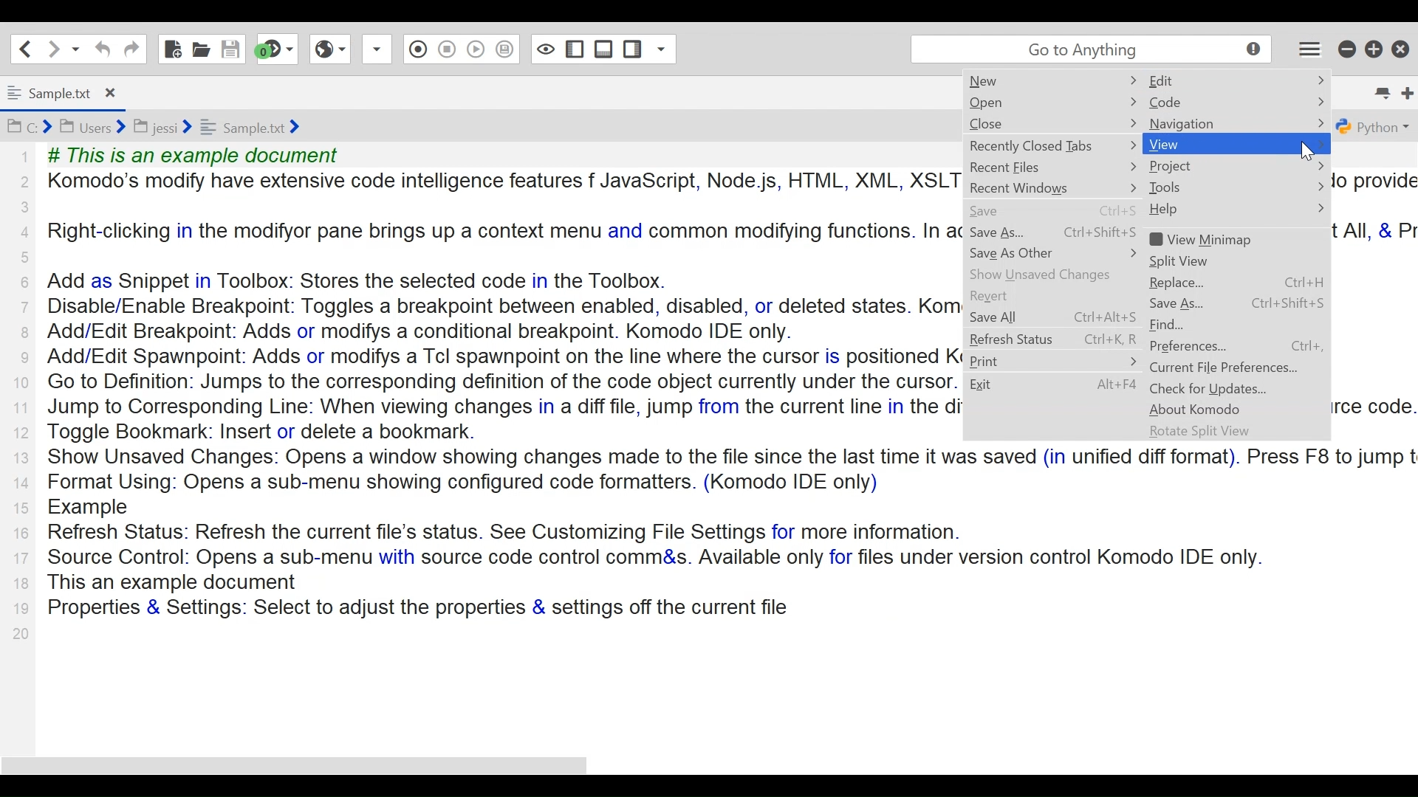  I want to click on Recent Windows, so click(1036, 189).